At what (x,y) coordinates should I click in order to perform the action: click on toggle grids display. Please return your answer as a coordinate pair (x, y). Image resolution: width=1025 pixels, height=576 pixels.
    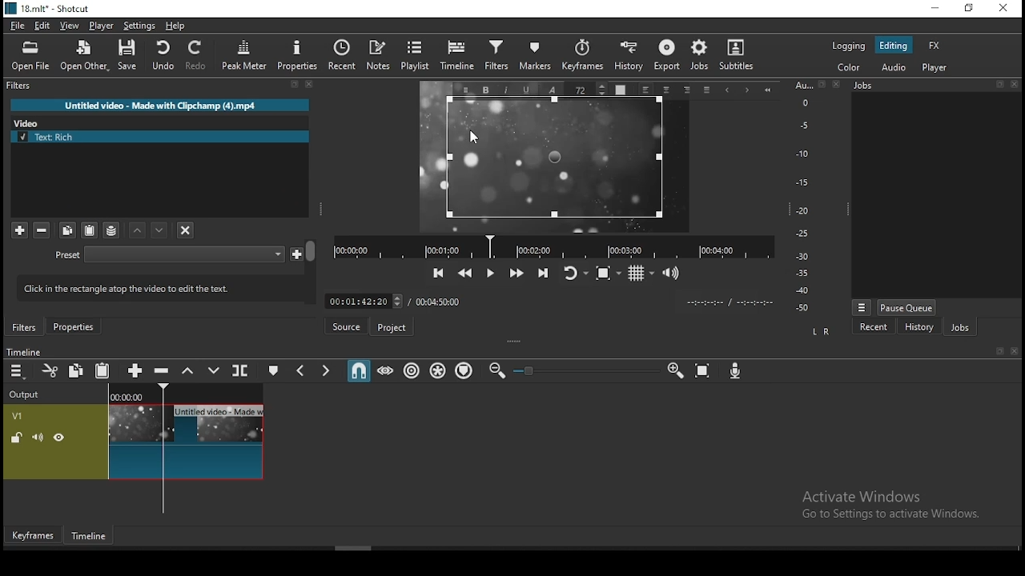
    Looking at the image, I should click on (640, 274).